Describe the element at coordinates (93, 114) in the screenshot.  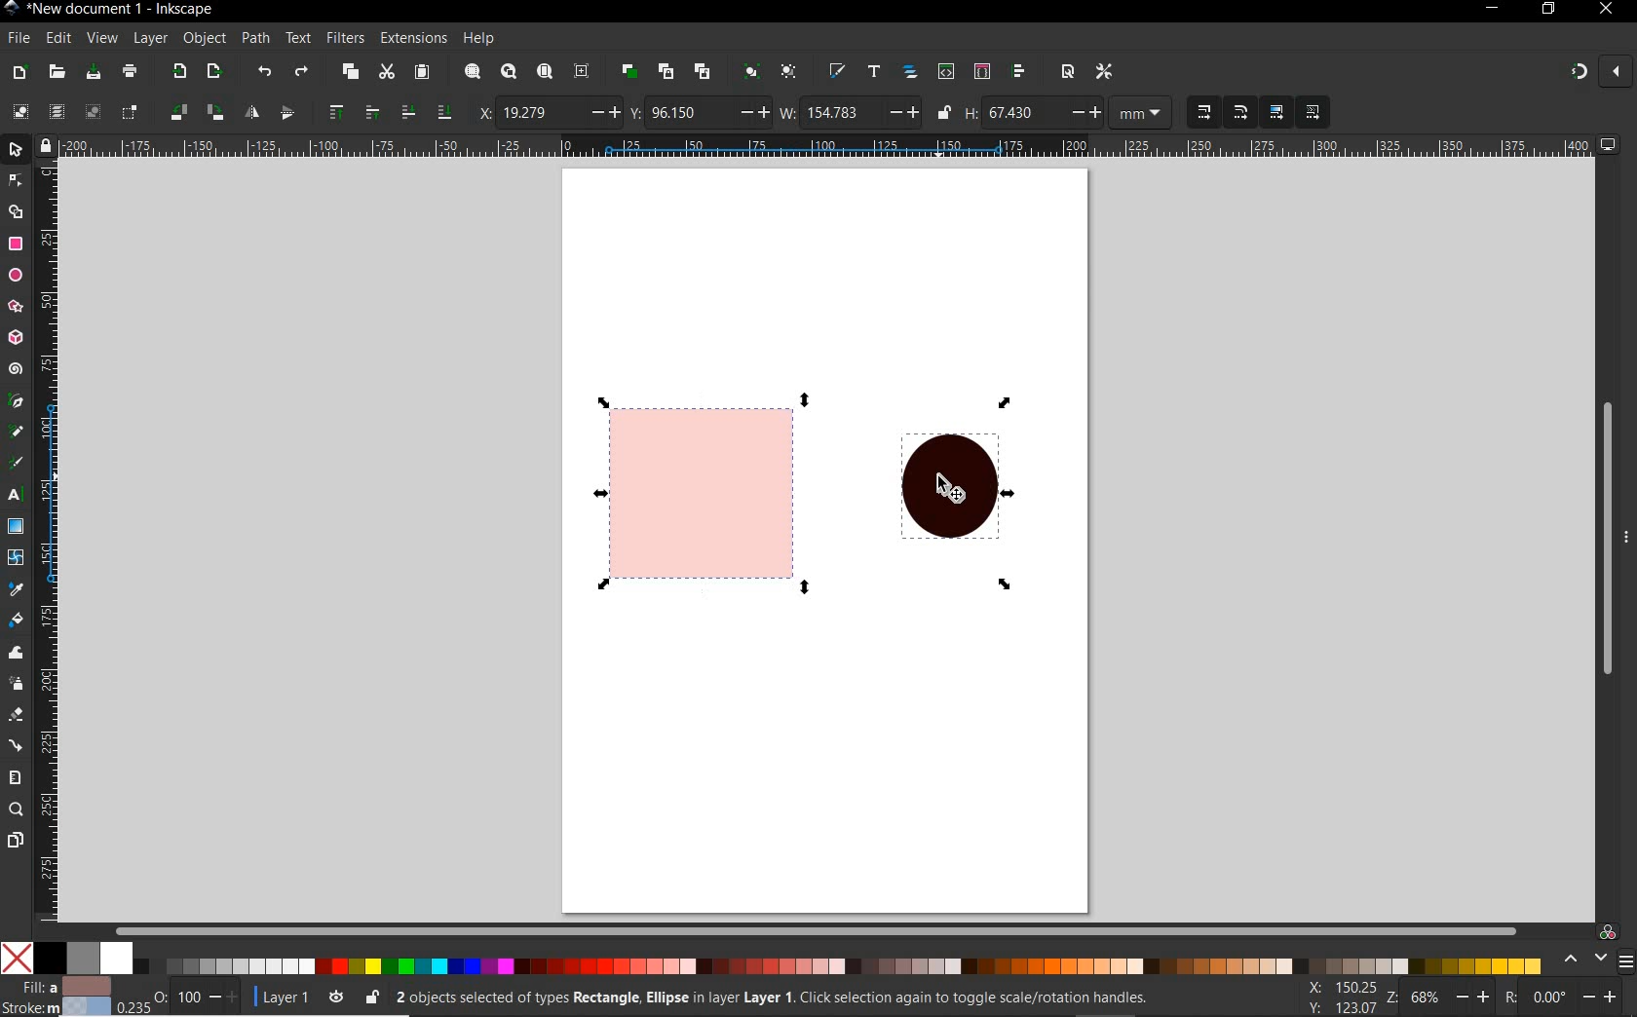
I see `deselect` at that location.